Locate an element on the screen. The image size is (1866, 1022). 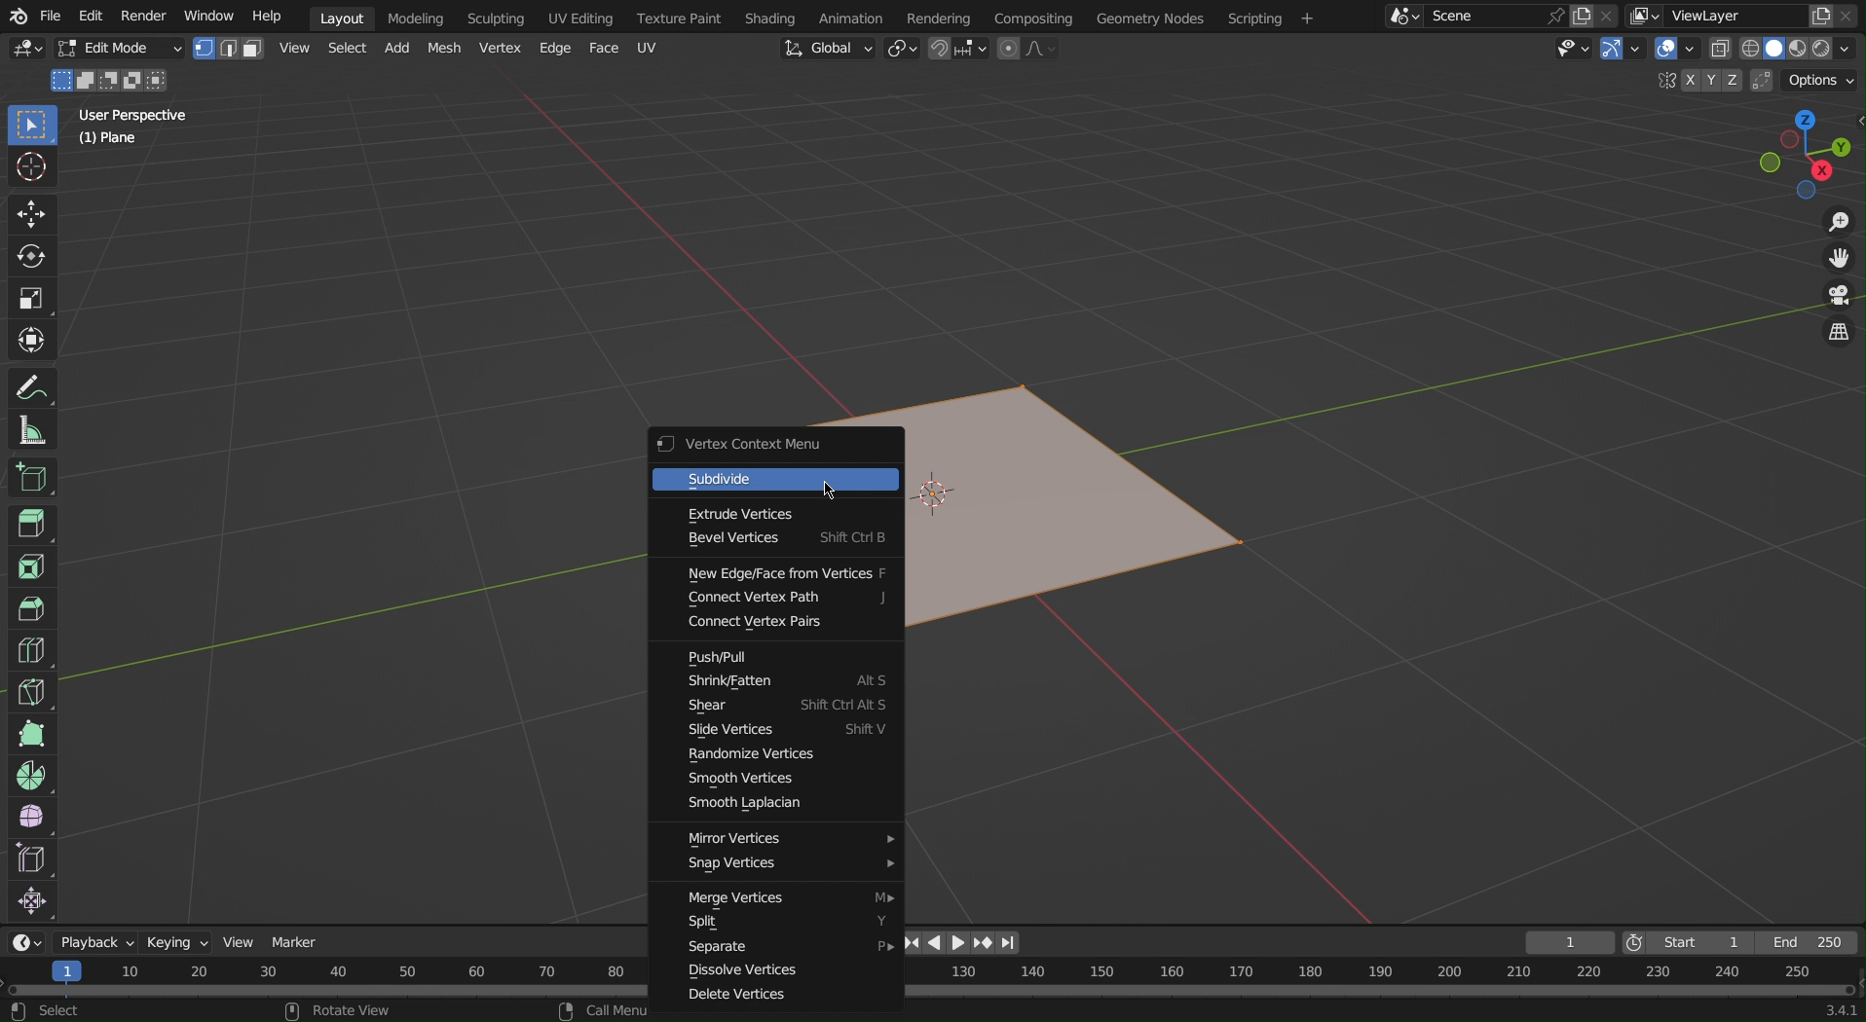
Smooth Laplacian is located at coordinates (781, 806).